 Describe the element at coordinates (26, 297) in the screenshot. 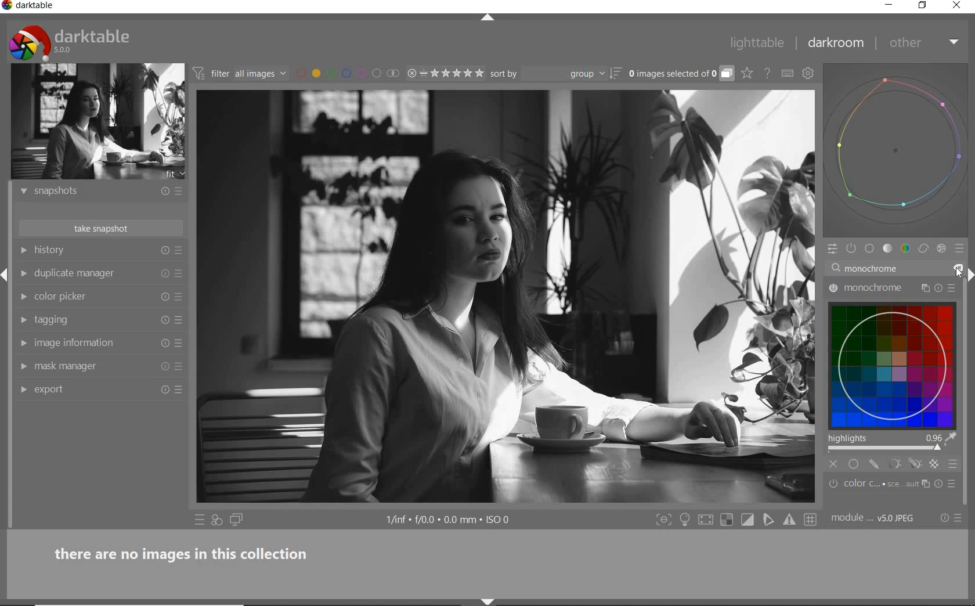

I see `show module` at that location.